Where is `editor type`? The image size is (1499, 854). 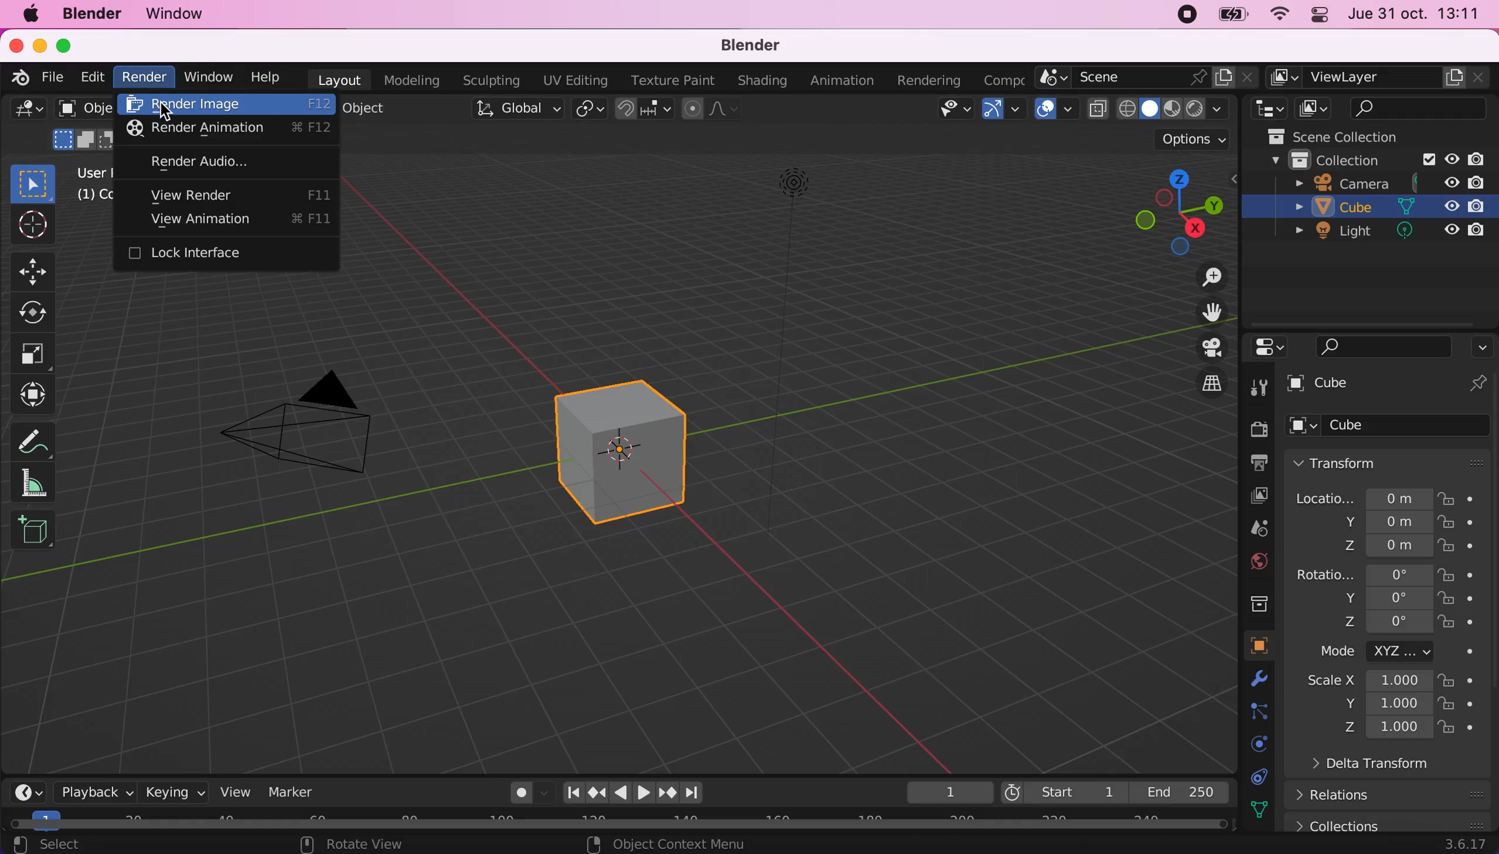 editor type is located at coordinates (29, 112).